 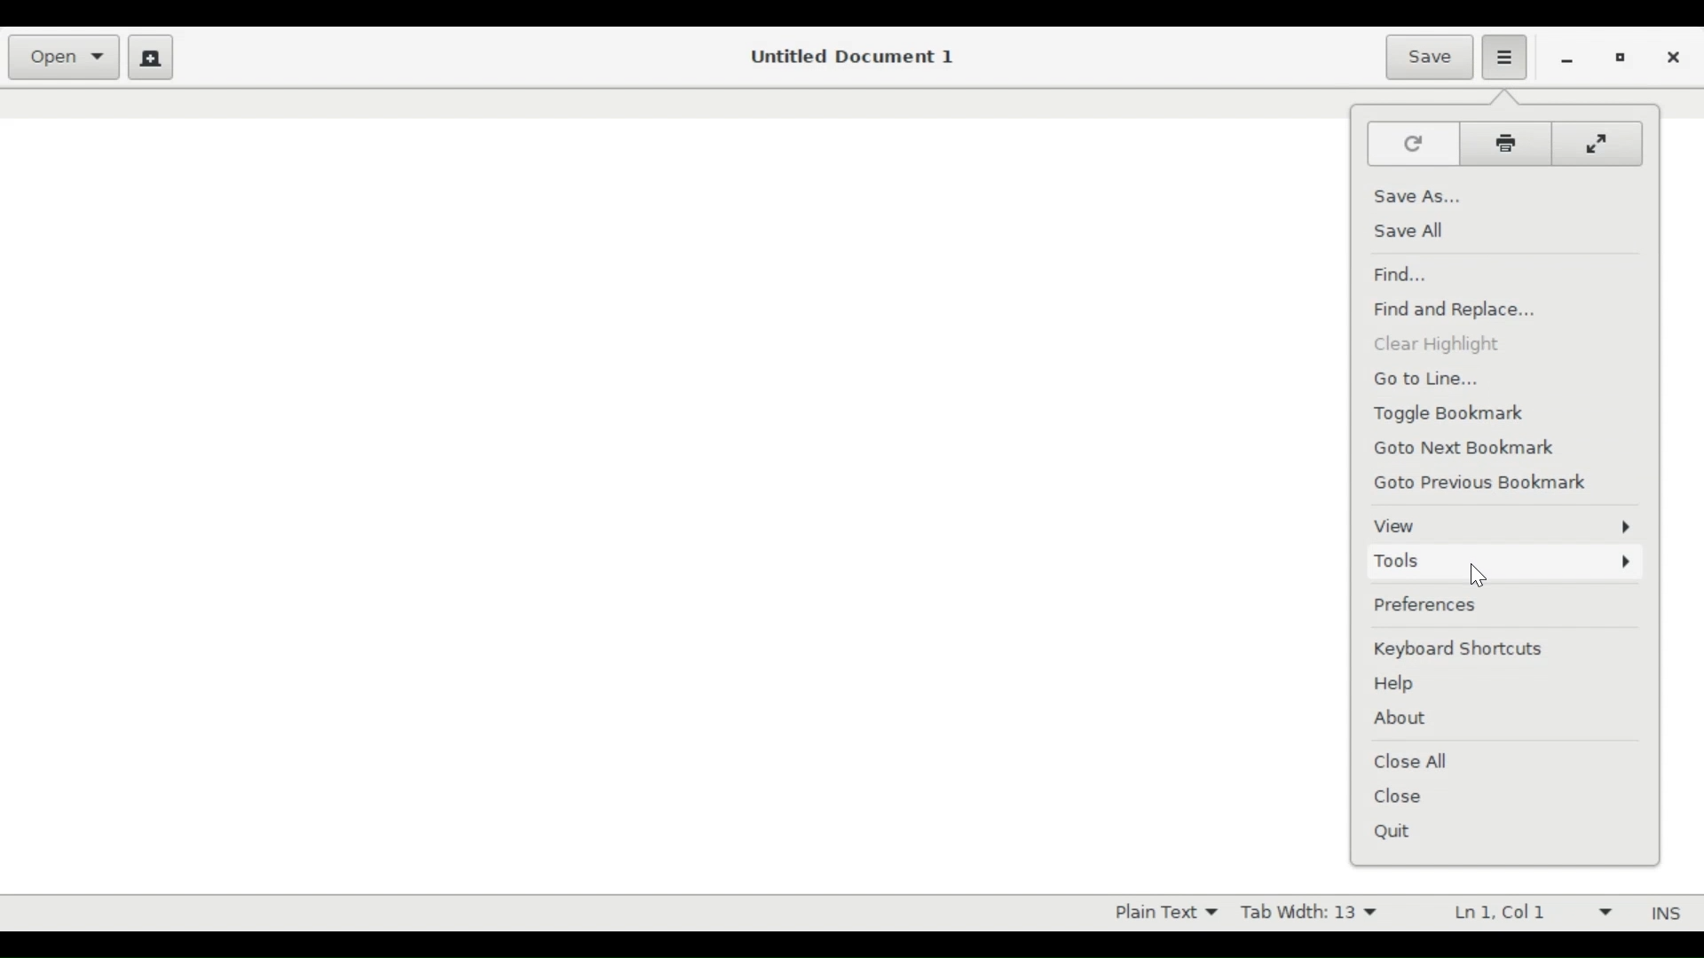 I want to click on INS, so click(x=1662, y=913).